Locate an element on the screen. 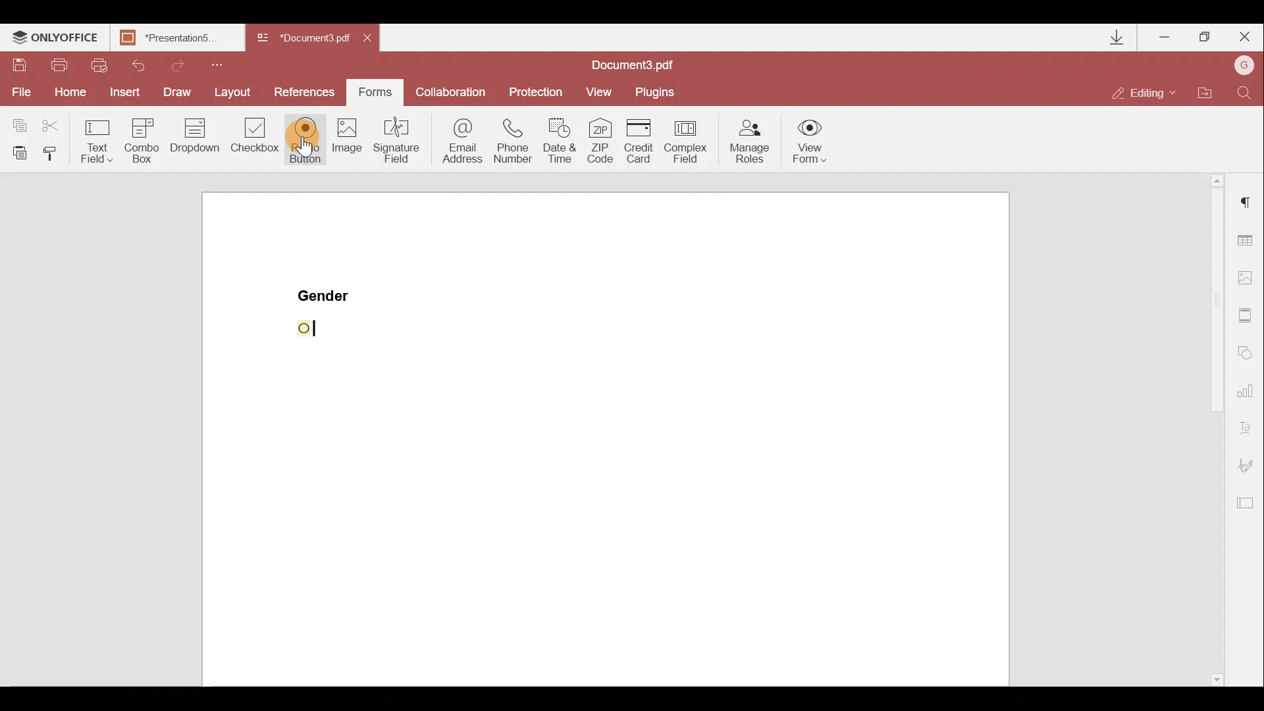 This screenshot has height=711, width=1264. Email address is located at coordinates (461, 142).